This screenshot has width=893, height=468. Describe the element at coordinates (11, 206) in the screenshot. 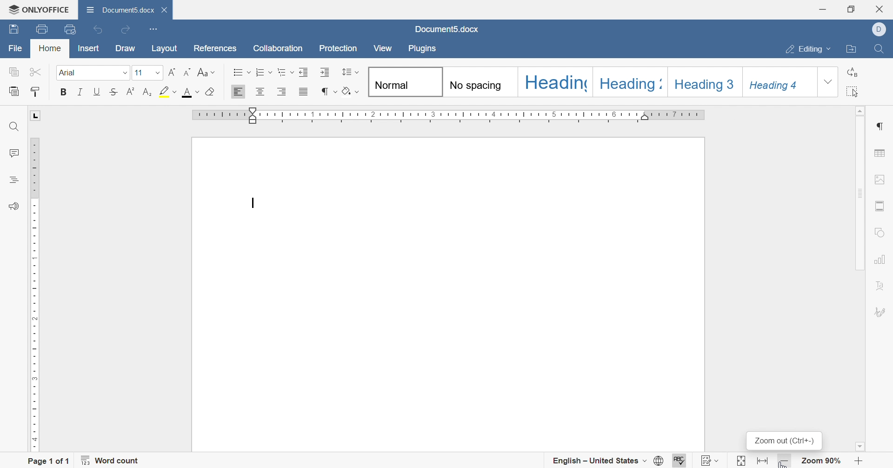

I see `feedback and support` at that location.